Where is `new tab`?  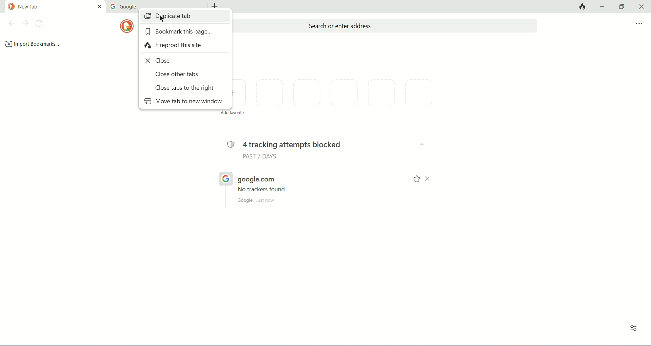
new tab is located at coordinates (216, 5).